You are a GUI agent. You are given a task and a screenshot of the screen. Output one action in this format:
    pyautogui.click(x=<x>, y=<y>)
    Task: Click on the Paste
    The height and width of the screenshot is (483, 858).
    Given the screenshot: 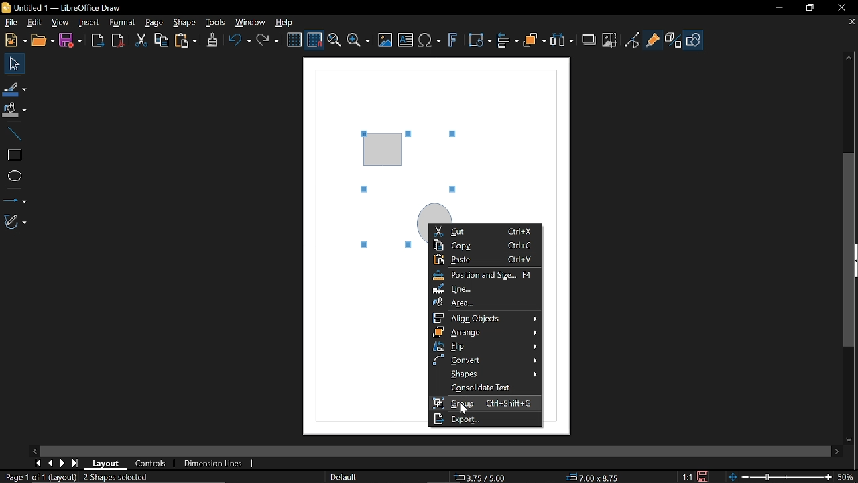 What is the action you would take?
    pyautogui.click(x=186, y=41)
    